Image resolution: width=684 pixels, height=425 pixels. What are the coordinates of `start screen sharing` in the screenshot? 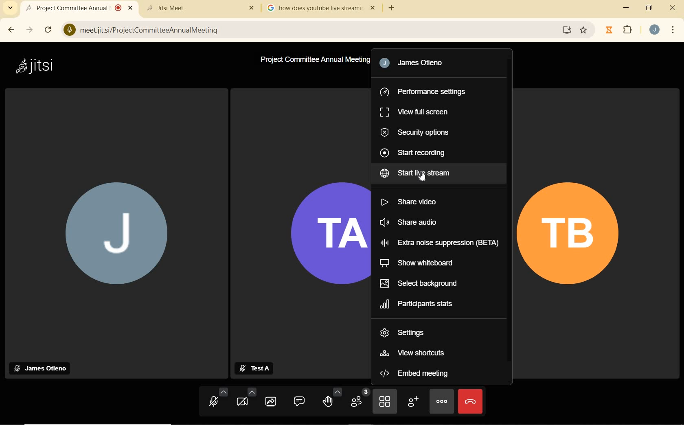 It's located at (272, 401).